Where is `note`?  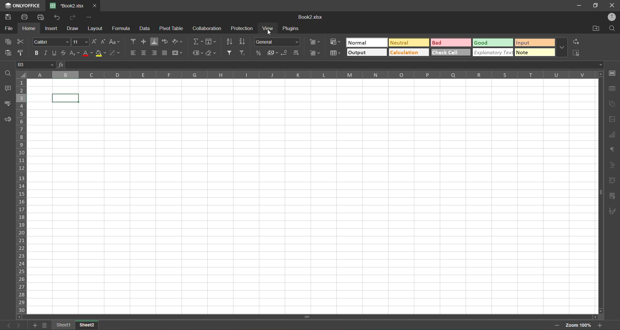 note is located at coordinates (534, 53).